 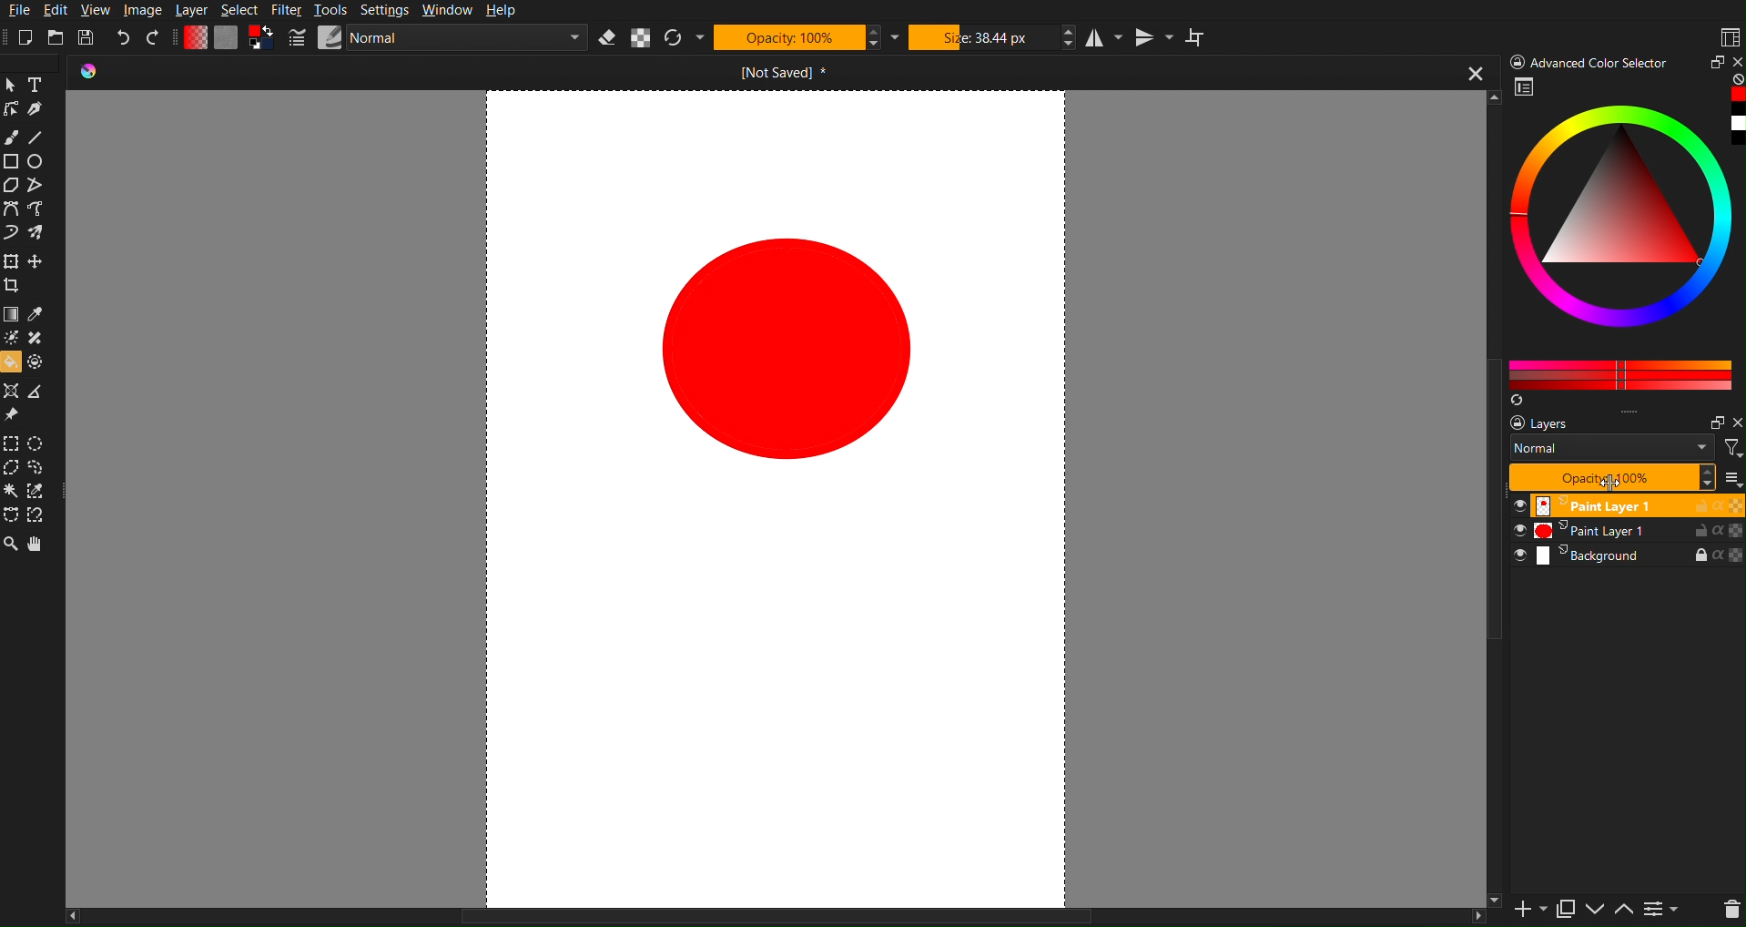 I want to click on Page list, so click(x=1666, y=911).